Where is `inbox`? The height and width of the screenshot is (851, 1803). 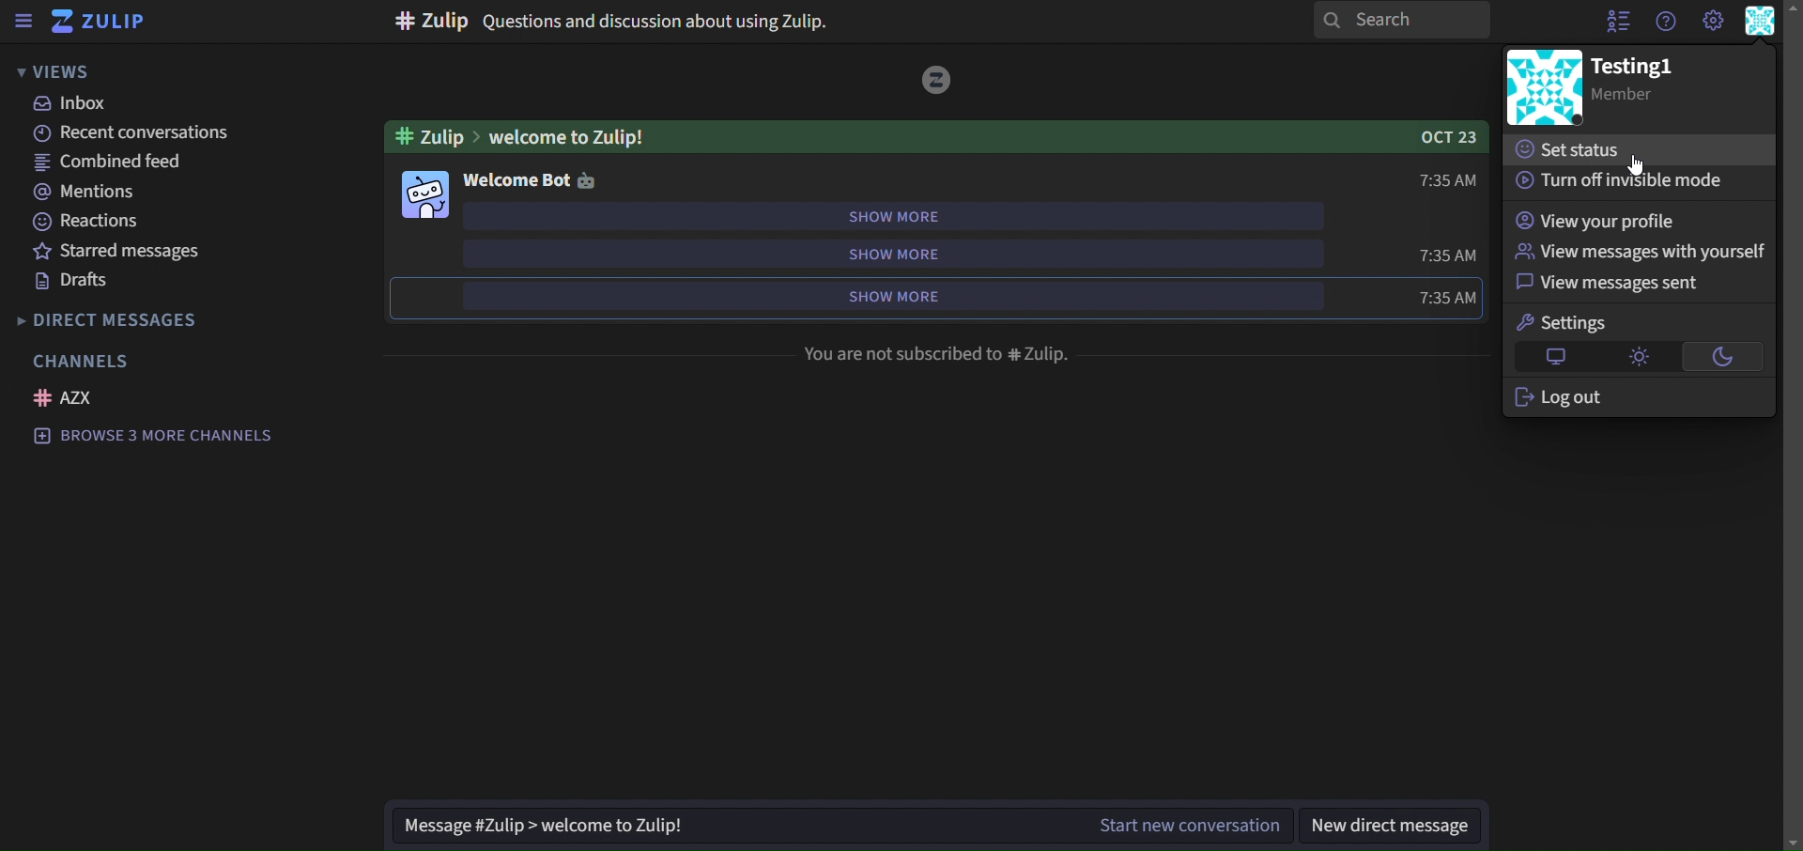 inbox is located at coordinates (74, 105).